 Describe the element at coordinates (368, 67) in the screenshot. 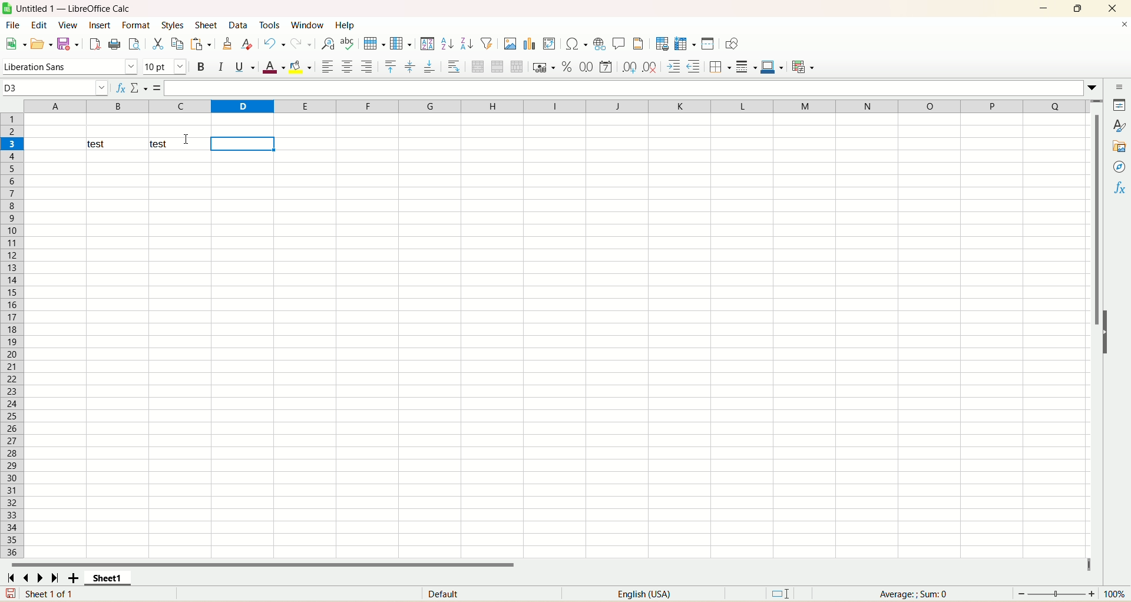

I see `align left` at that location.